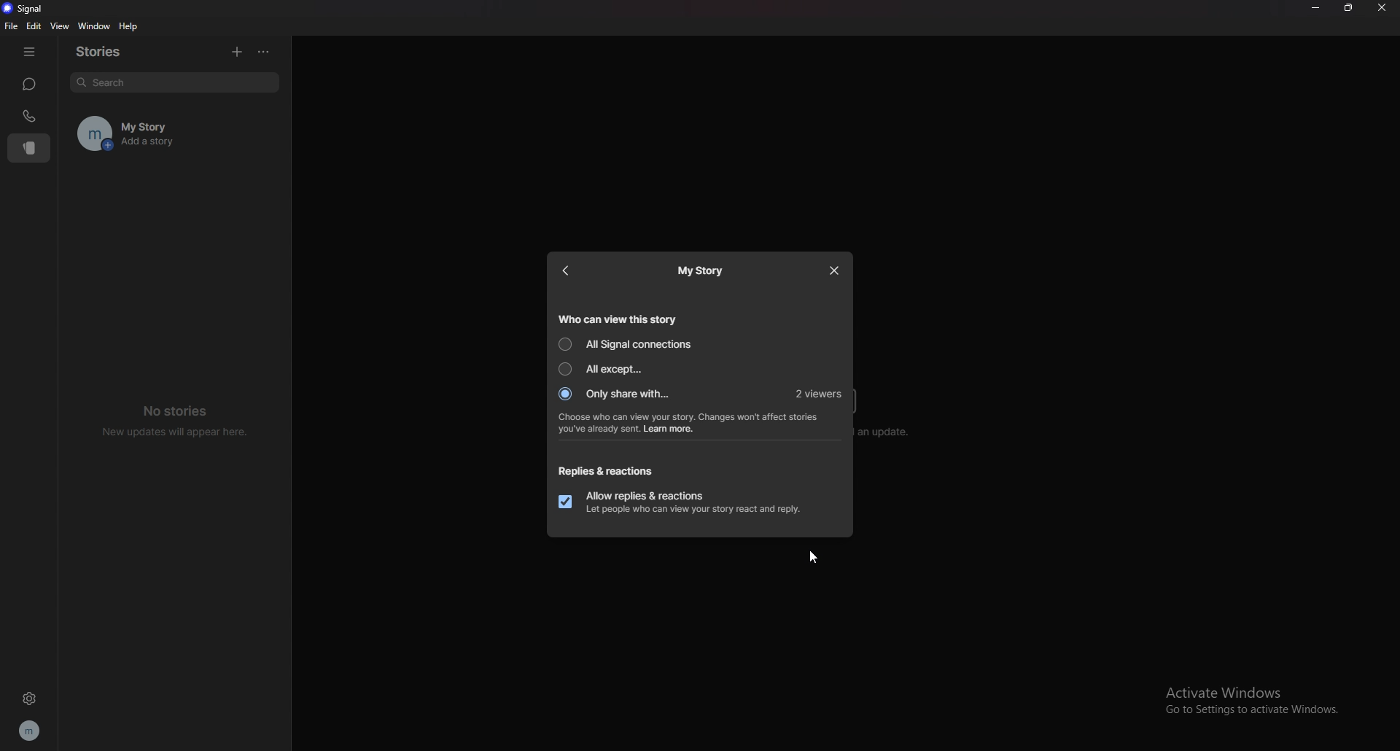 The image size is (1400, 751). Describe the element at coordinates (689, 422) in the screenshot. I see `choose who can view your story. changes won't affect stories you've already sent` at that location.